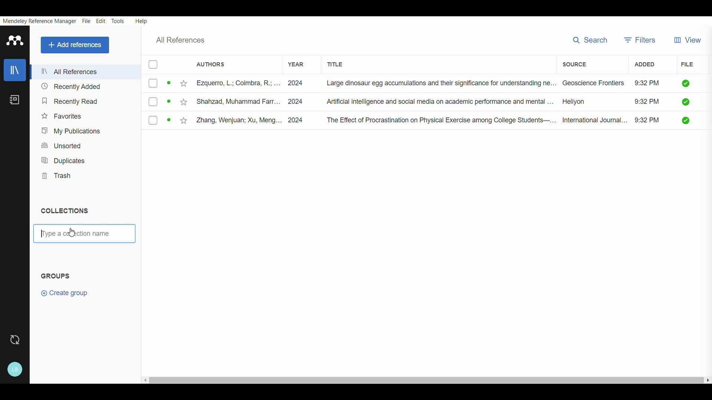 This screenshot has width=712, height=400. Describe the element at coordinates (68, 130) in the screenshot. I see `My Publications` at that location.